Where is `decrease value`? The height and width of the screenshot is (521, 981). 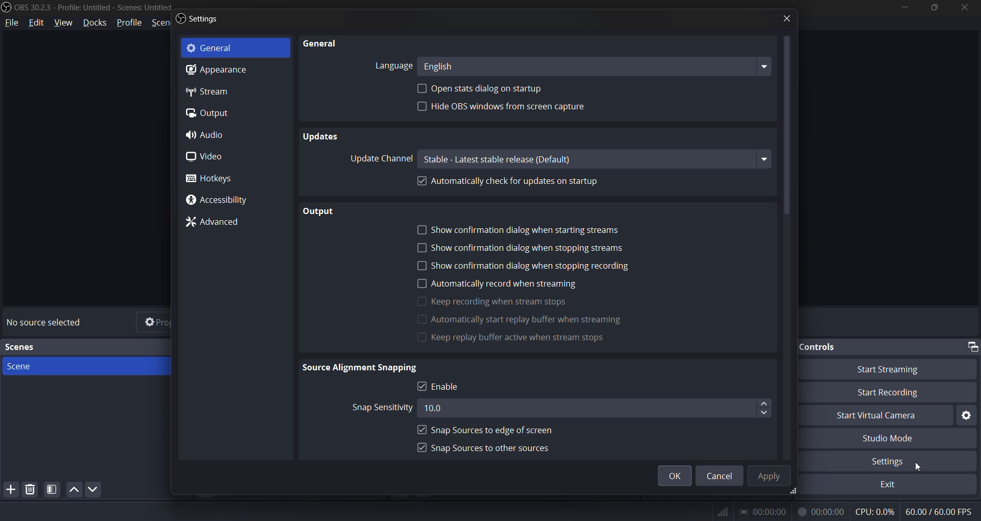 decrease value is located at coordinates (764, 414).